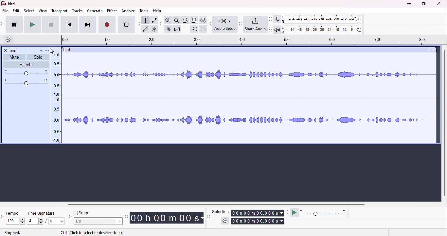 This screenshot has height=236, width=447. What do you see at coordinates (128, 10) in the screenshot?
I see `analyze` at bounding box center [128, 10].